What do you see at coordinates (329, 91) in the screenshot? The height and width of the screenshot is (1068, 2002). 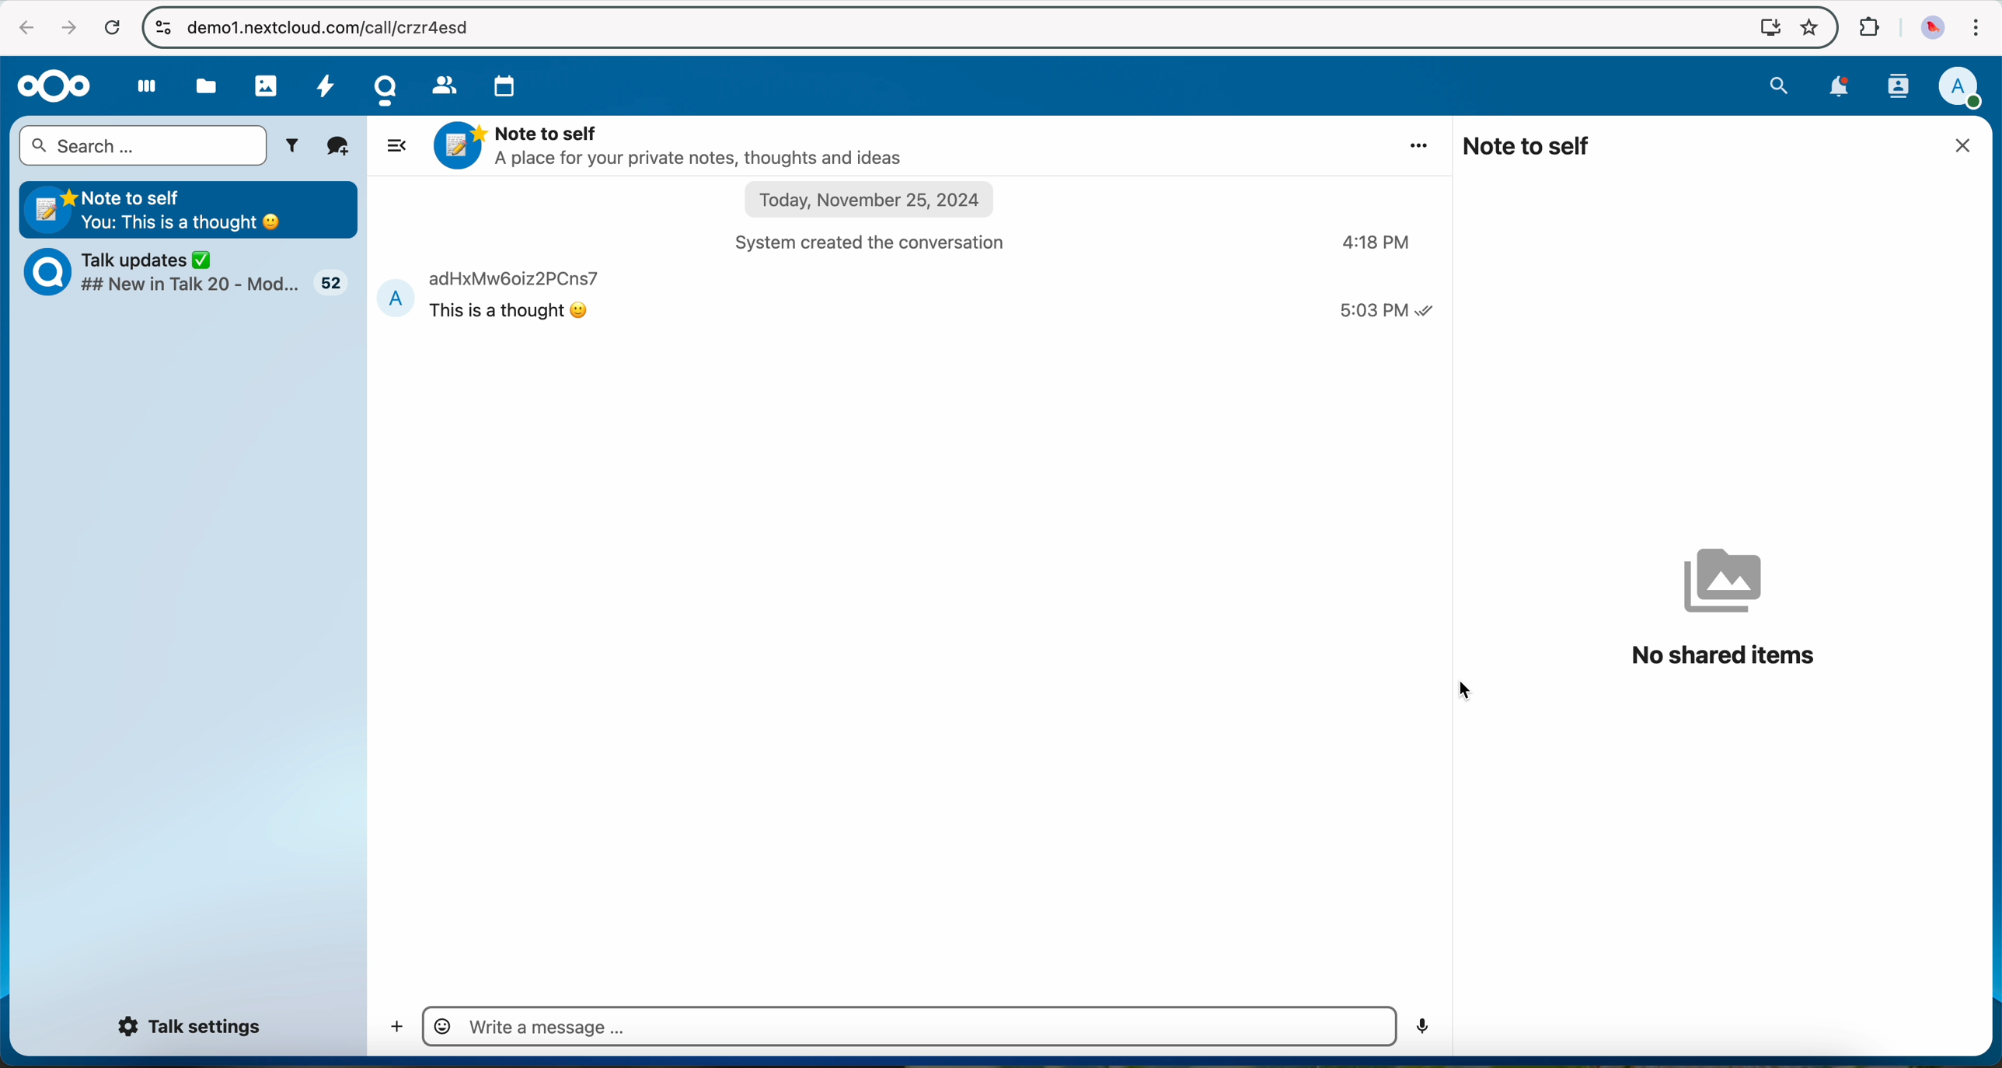 I see `activity` at bounding box center [329, 91].